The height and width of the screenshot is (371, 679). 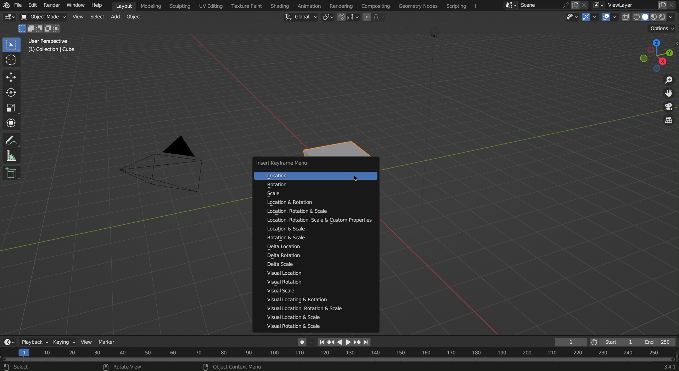 I want to click on Proportional Editing, so click(x=375, y=17).